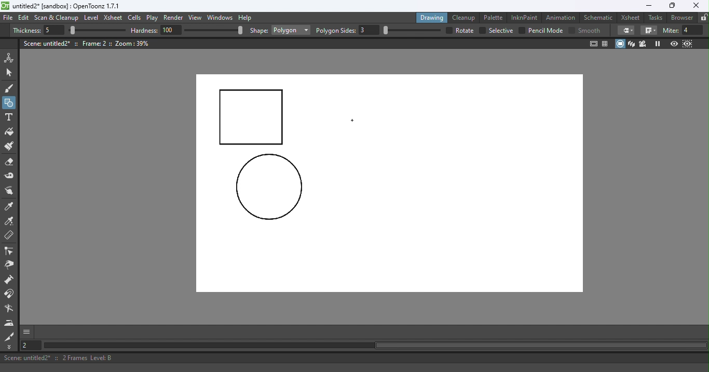 Image resolution: width=709 pixels, height=372 pixels. I want to click on slider, so click(213, 30).